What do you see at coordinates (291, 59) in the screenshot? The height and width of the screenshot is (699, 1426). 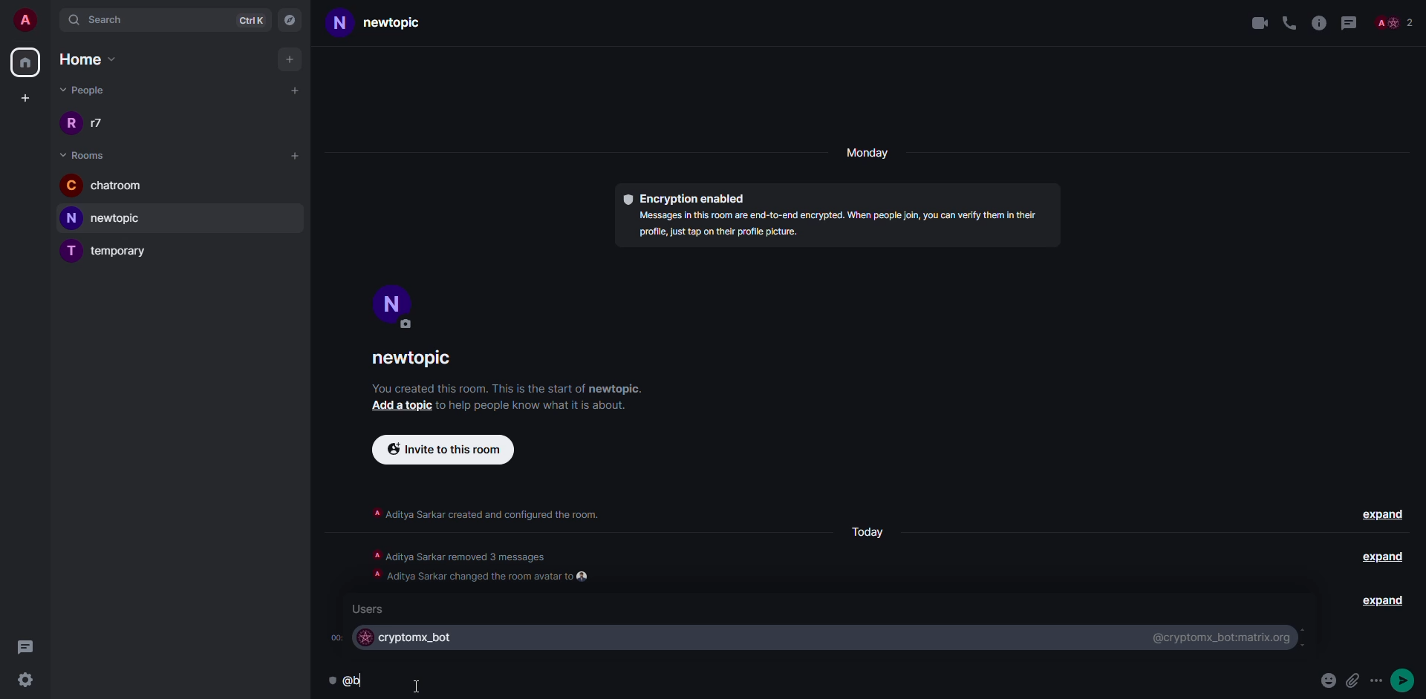 I see `add` at bounding box center [291, 59].